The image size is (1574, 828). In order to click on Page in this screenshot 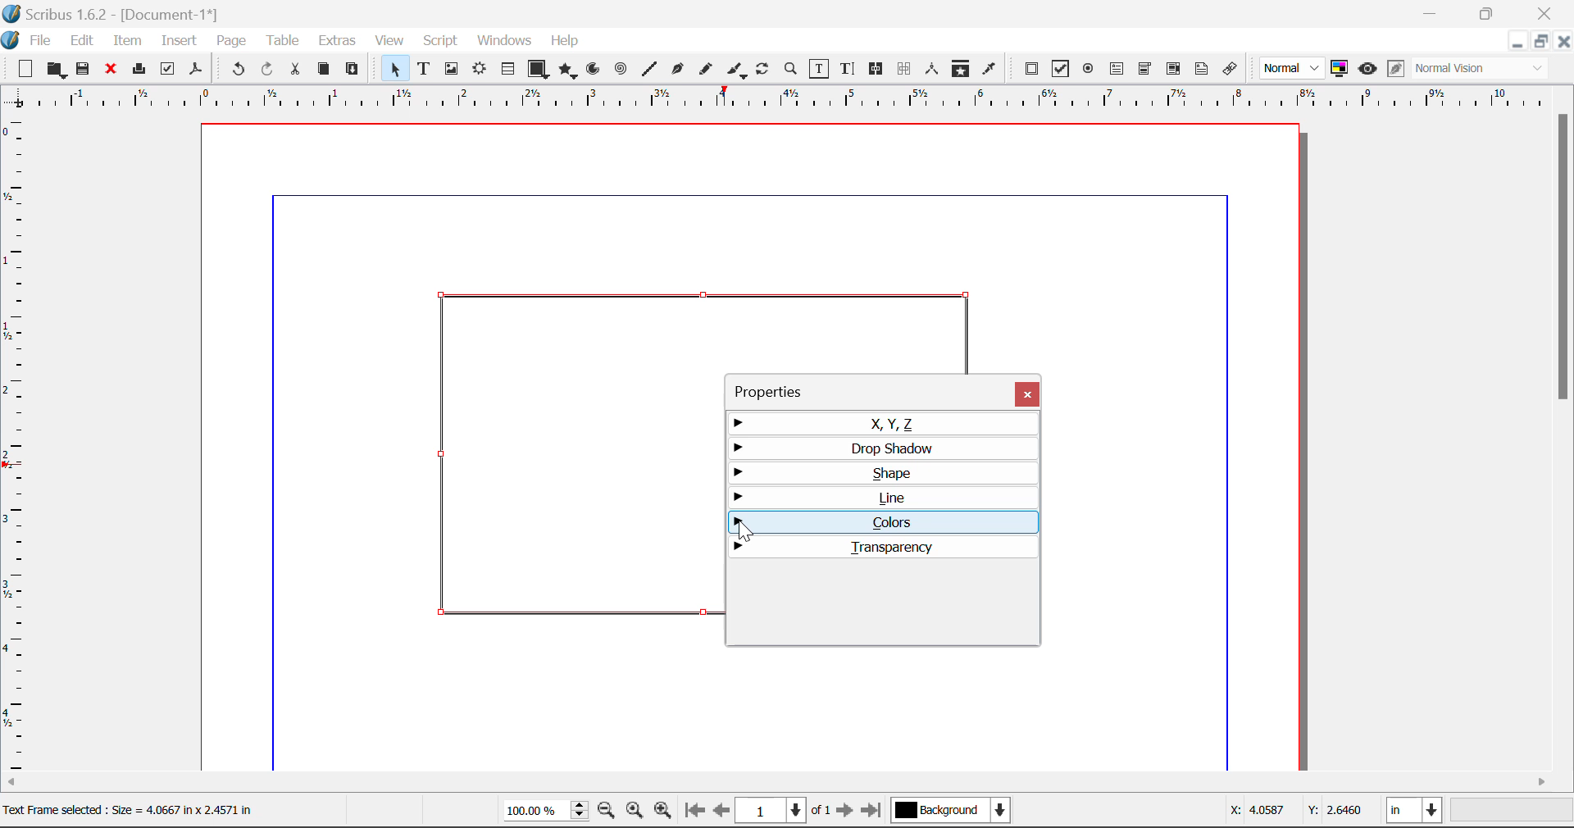, I will do `click(230, 41)`.